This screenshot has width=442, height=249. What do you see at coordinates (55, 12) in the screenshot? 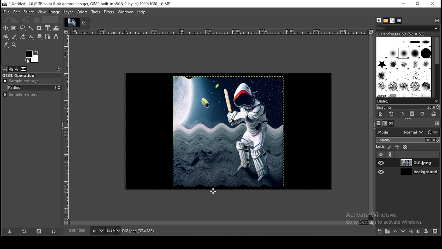
I see `image` at bounding box center [55, 12].